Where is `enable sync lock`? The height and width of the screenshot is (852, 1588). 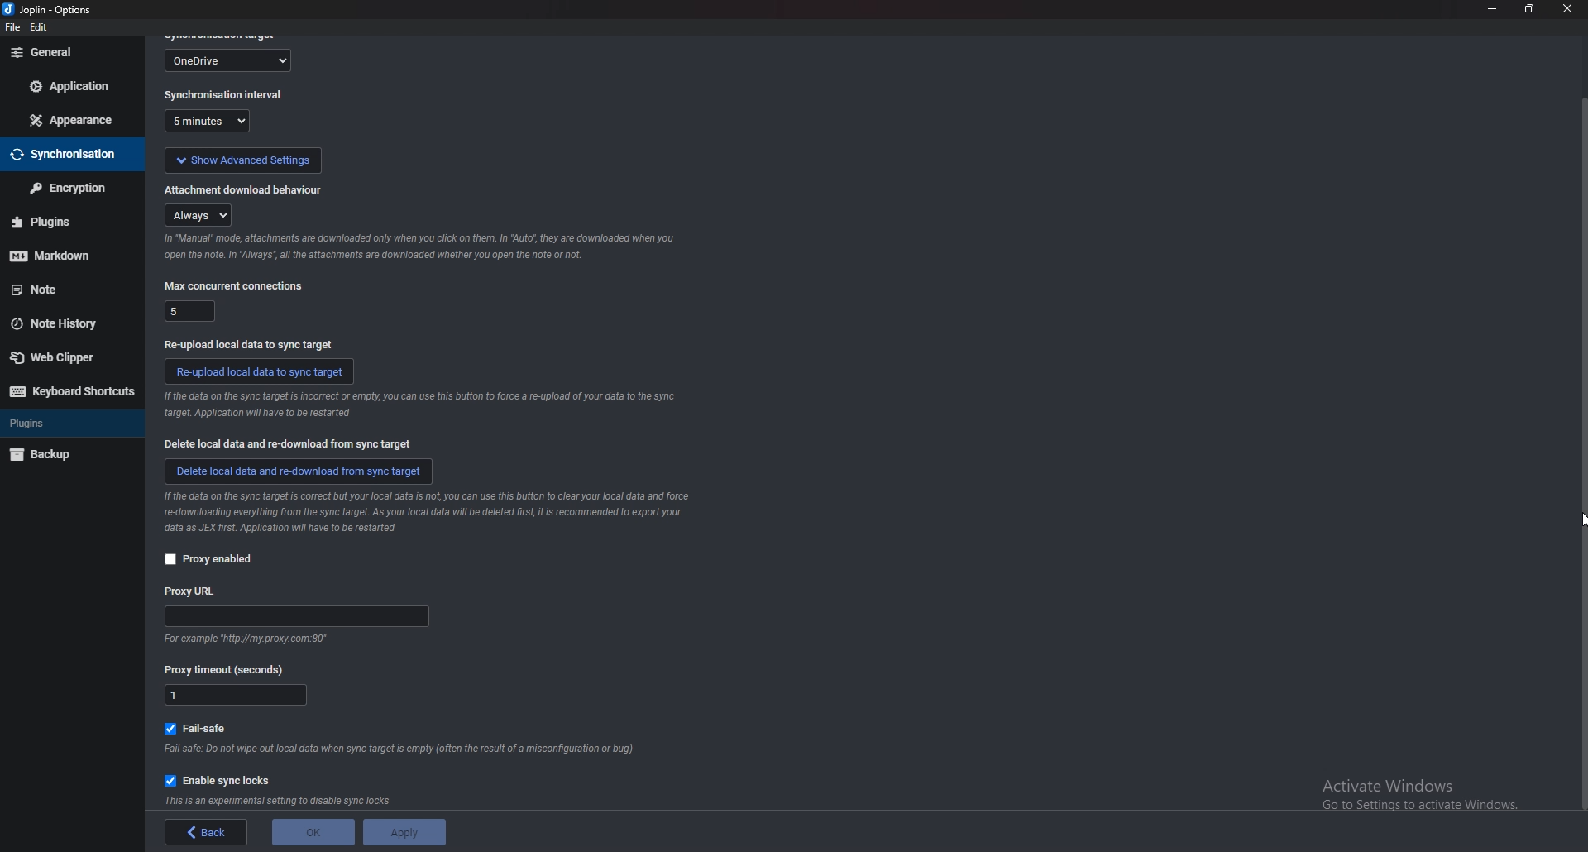
enable sync lock is located at coordinates (223, 778).